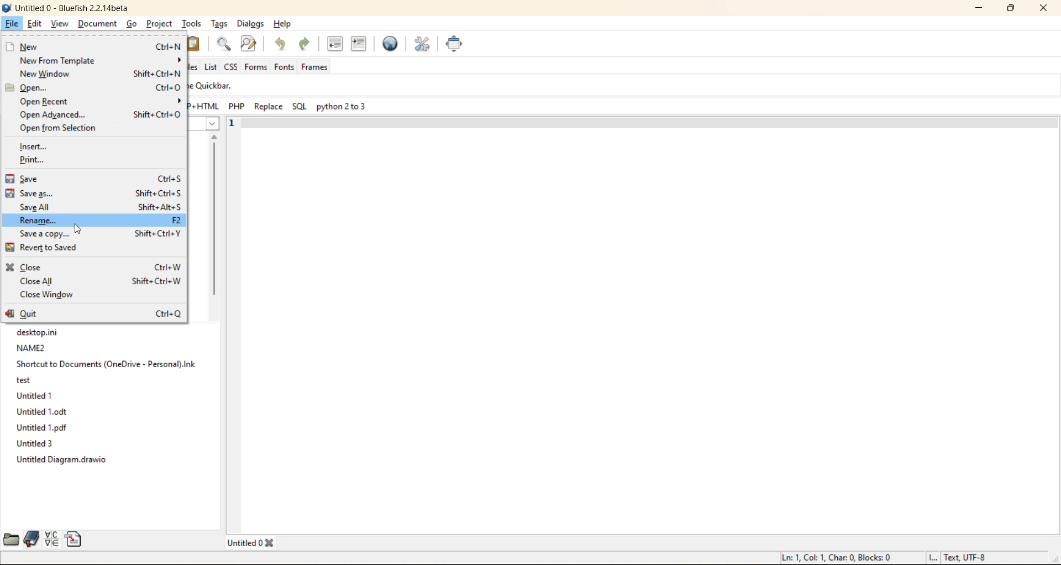 This screenshot has height=565, width=1061. What do you see at coordinates (421, 44) in the screenshot?
I see `edit preferences` at bounding box center [421, 44].